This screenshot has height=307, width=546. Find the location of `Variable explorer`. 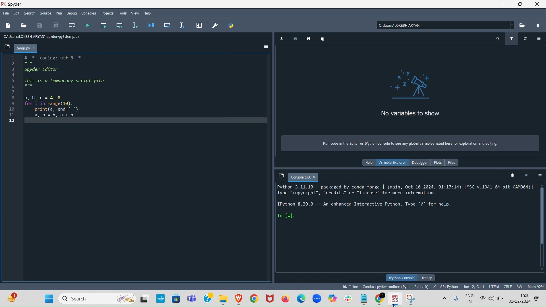

Variable explorer is located at coordinates (390, 162).